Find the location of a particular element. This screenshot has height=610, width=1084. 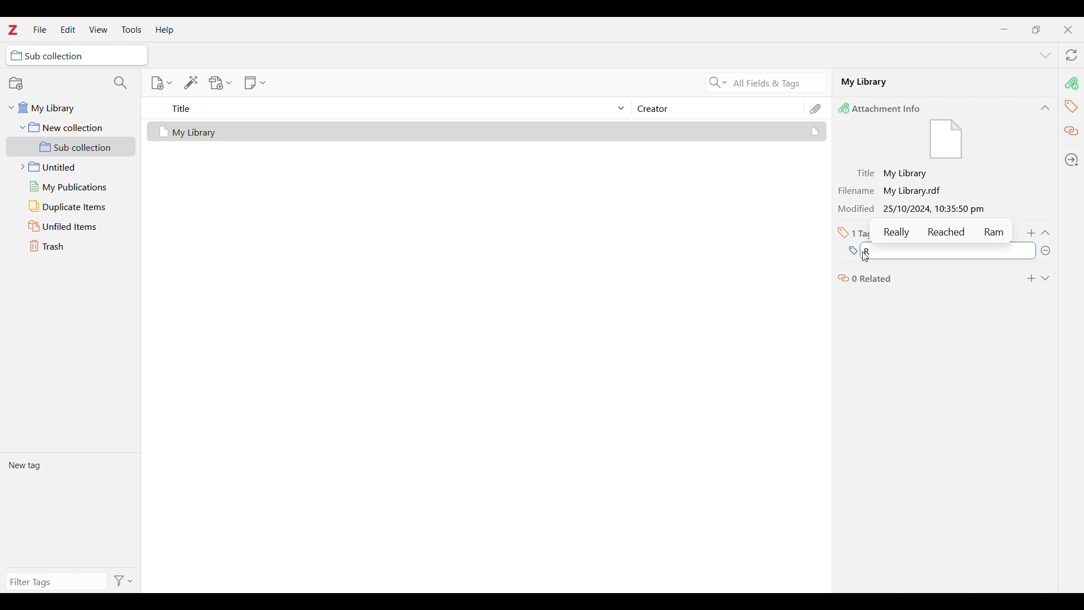

Sub collection folder is located at coordinates (71, 147).